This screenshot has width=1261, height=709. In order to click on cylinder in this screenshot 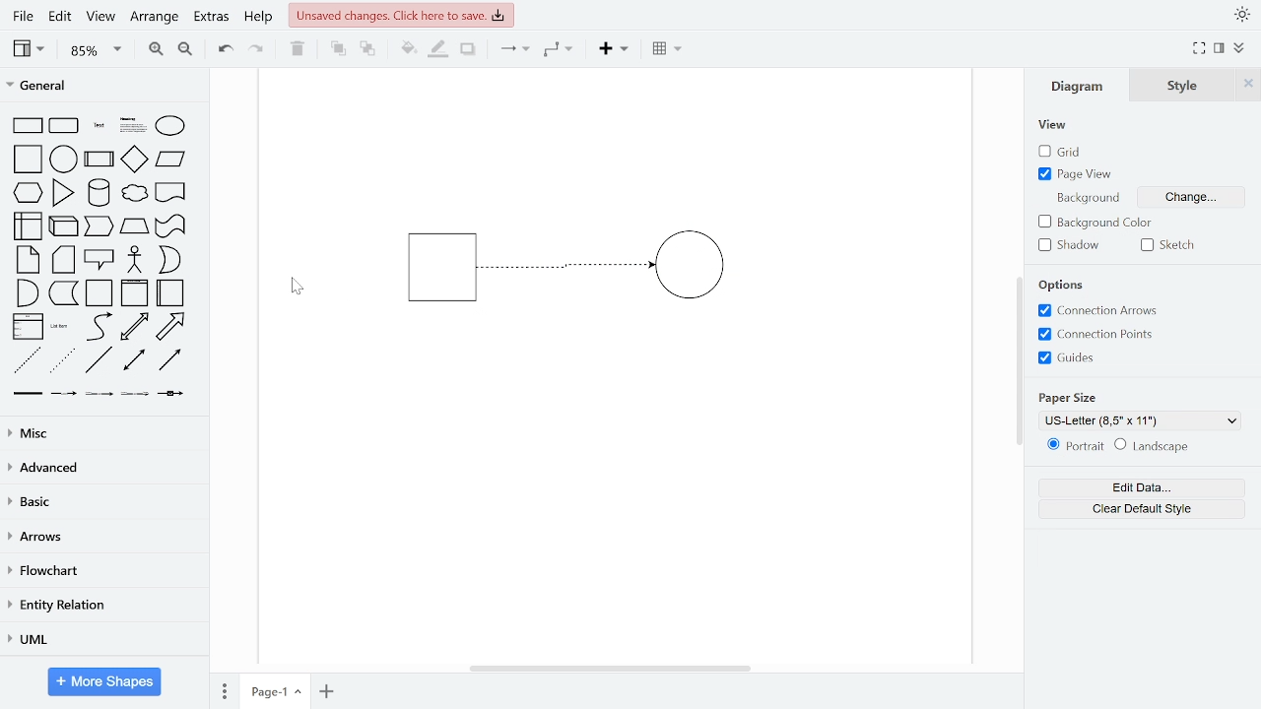, I will do `click(100, 194)`.